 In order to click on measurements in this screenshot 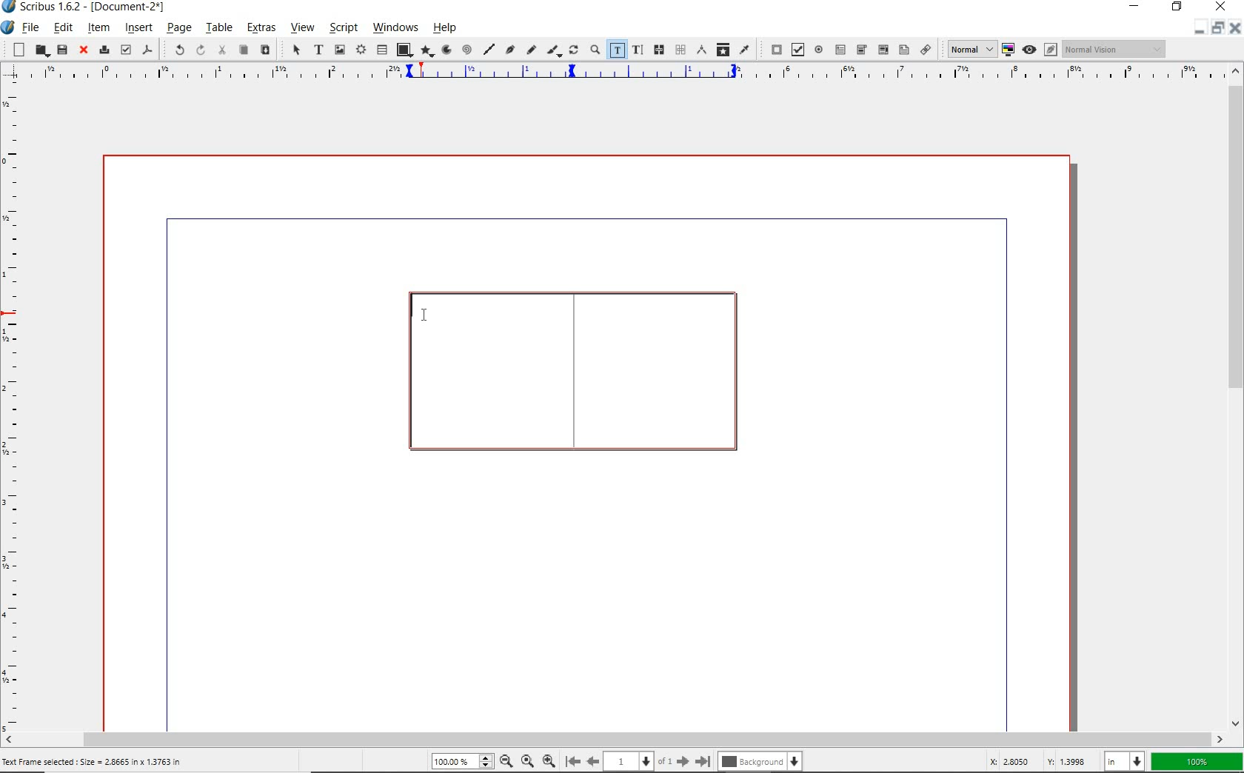, I will do `click(700, 51)`.